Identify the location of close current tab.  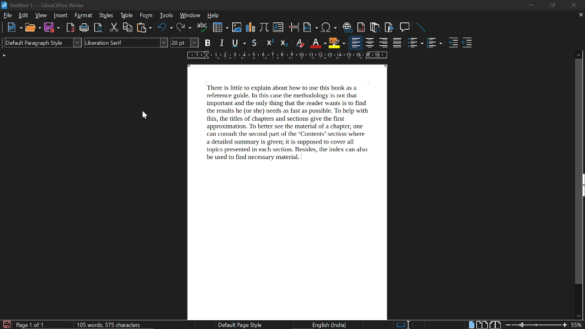
(579, 15).